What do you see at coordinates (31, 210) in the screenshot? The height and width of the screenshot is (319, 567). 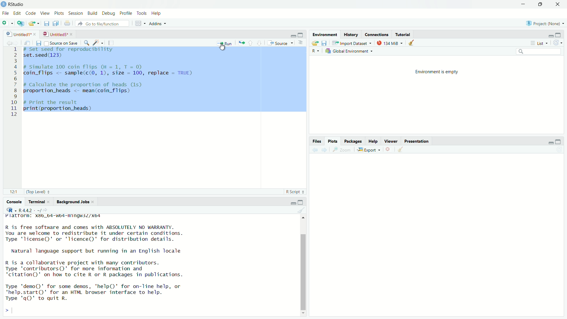 I see `R 4.4.2 . ~/` at bounding box center [31, 210].